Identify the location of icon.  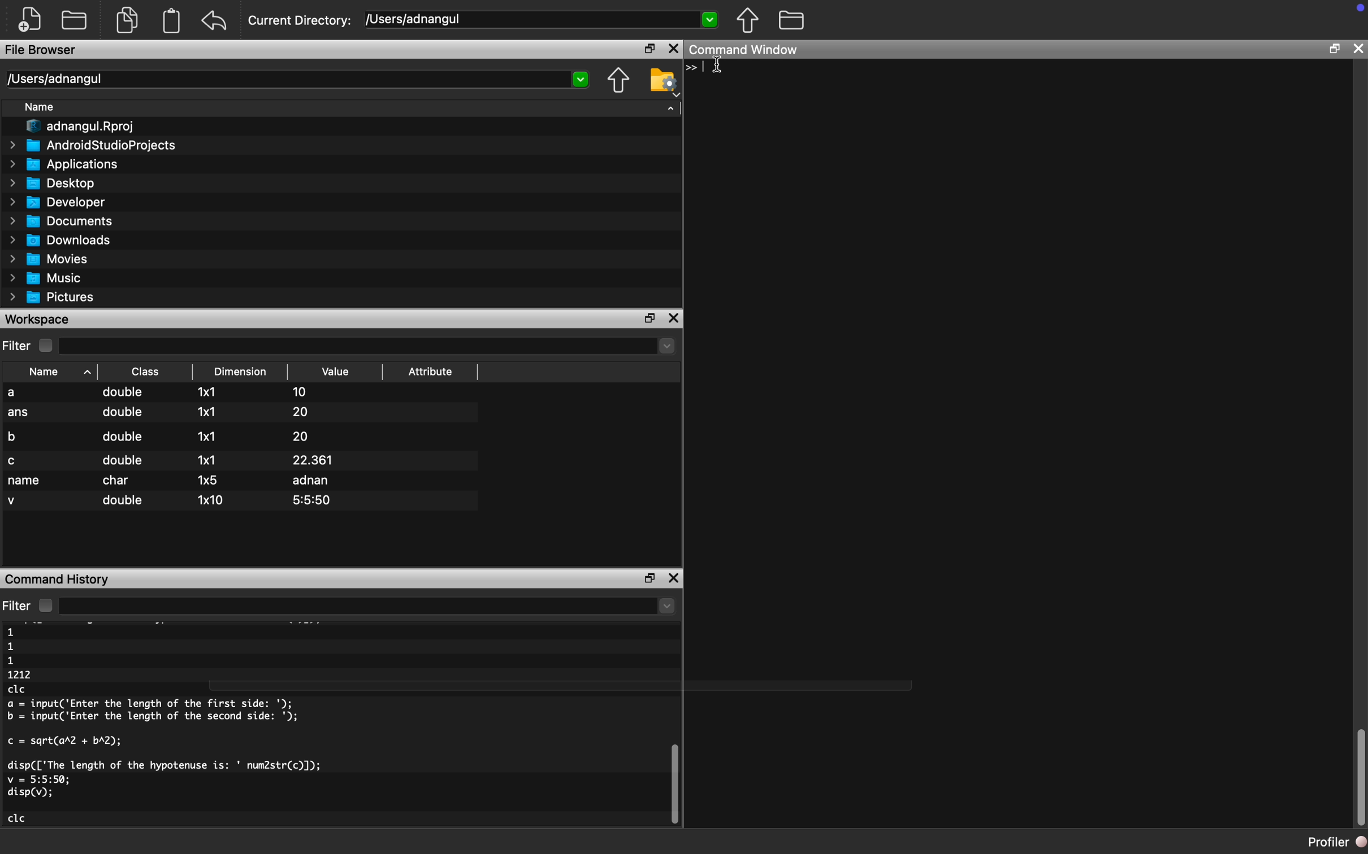
(1361, 7).